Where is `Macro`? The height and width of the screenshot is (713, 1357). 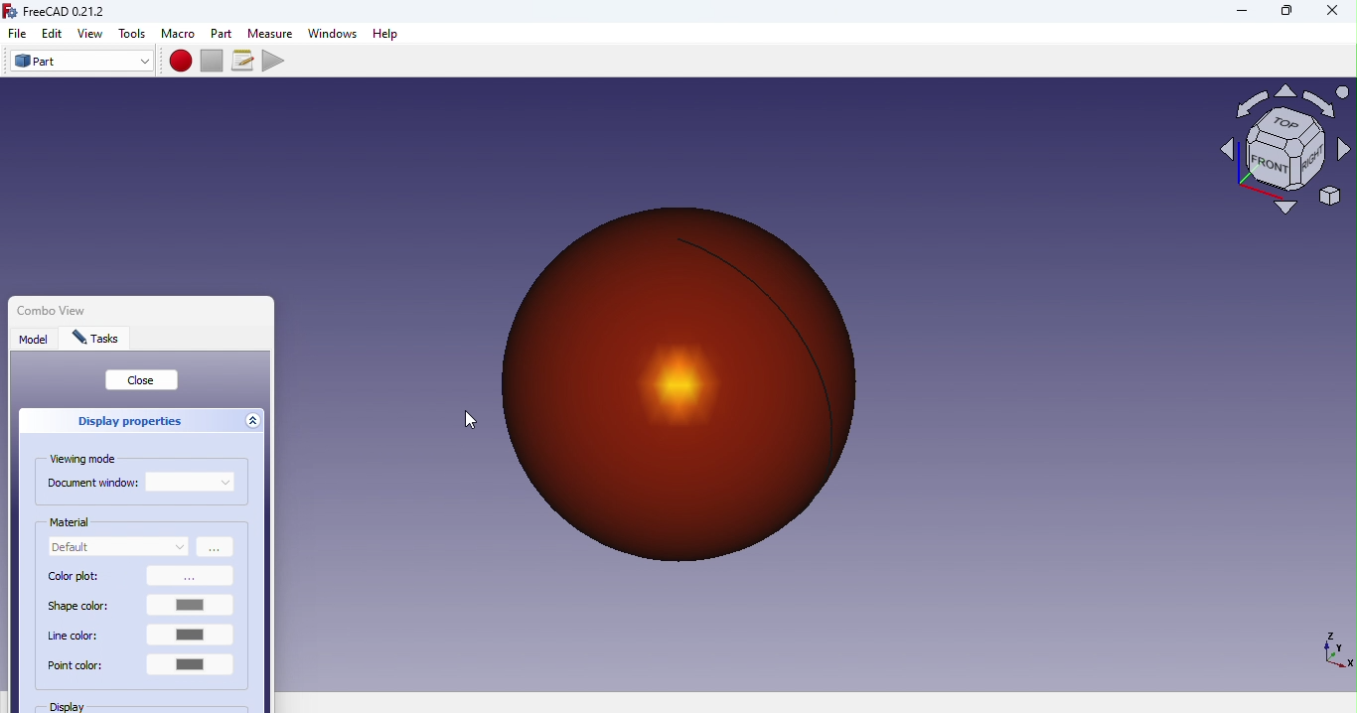
Macro is located at coordinates (178, 34).